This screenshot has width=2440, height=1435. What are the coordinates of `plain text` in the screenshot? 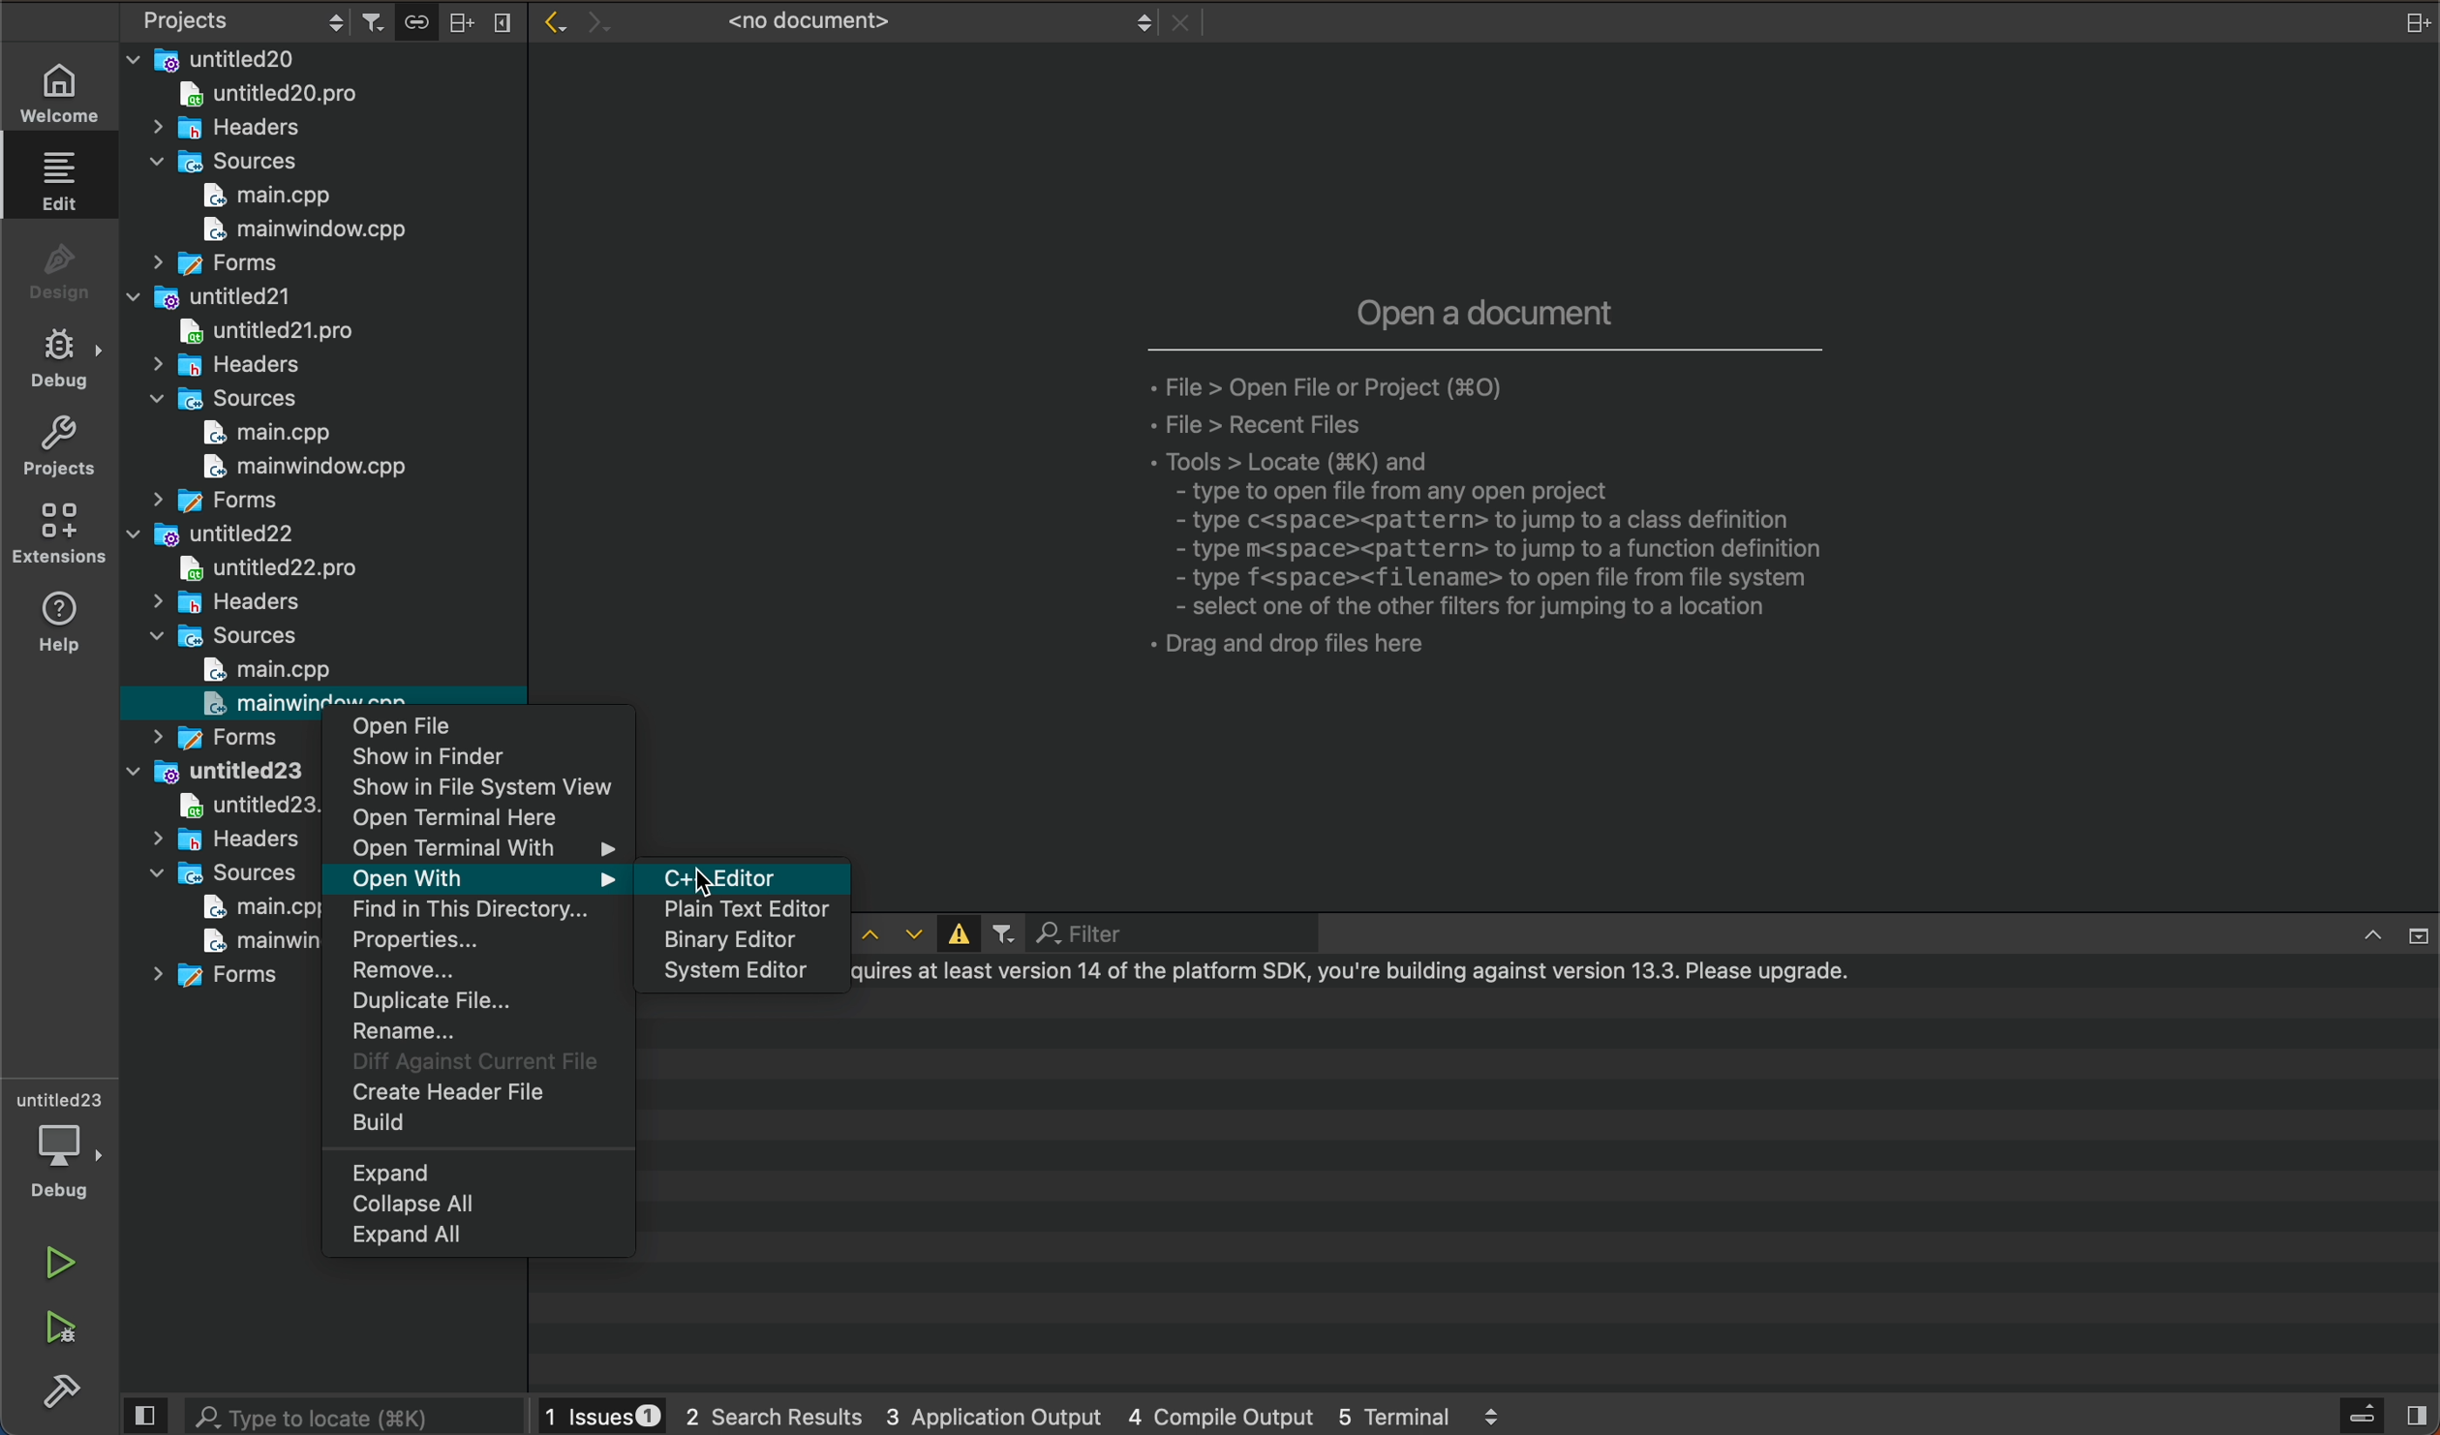 It's located at (740, 910).